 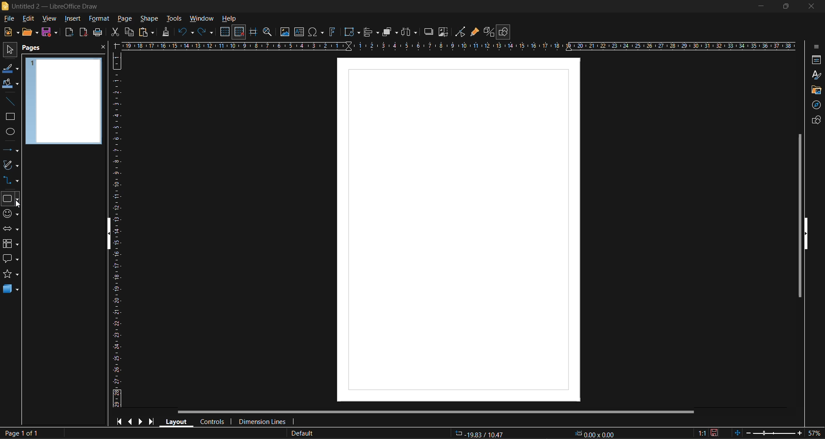 What do you see at coordinates (814, 61) in the screenshot?
I see `properties` at bounding box center [814, 61].